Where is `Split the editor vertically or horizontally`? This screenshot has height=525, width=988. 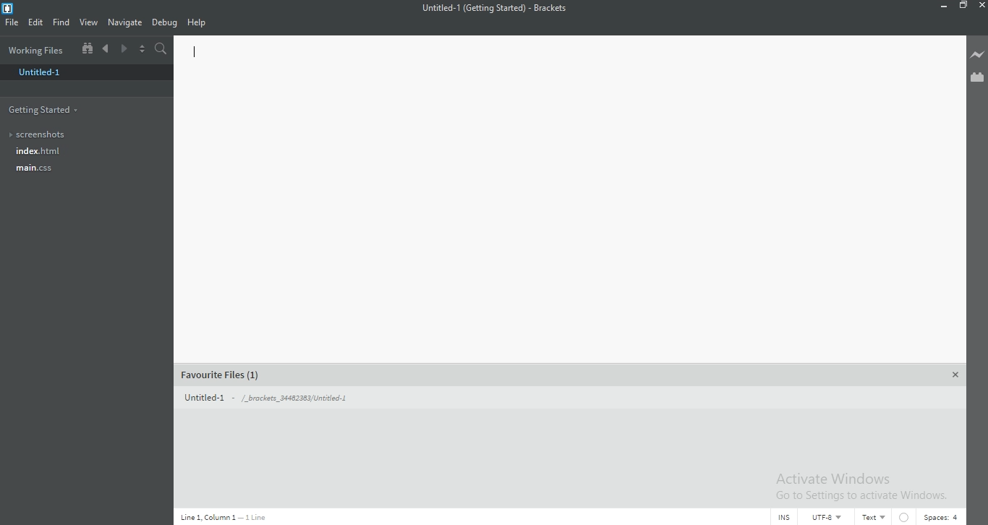
Split the editor vertically or horizontally is located at coordinates (142, 49).